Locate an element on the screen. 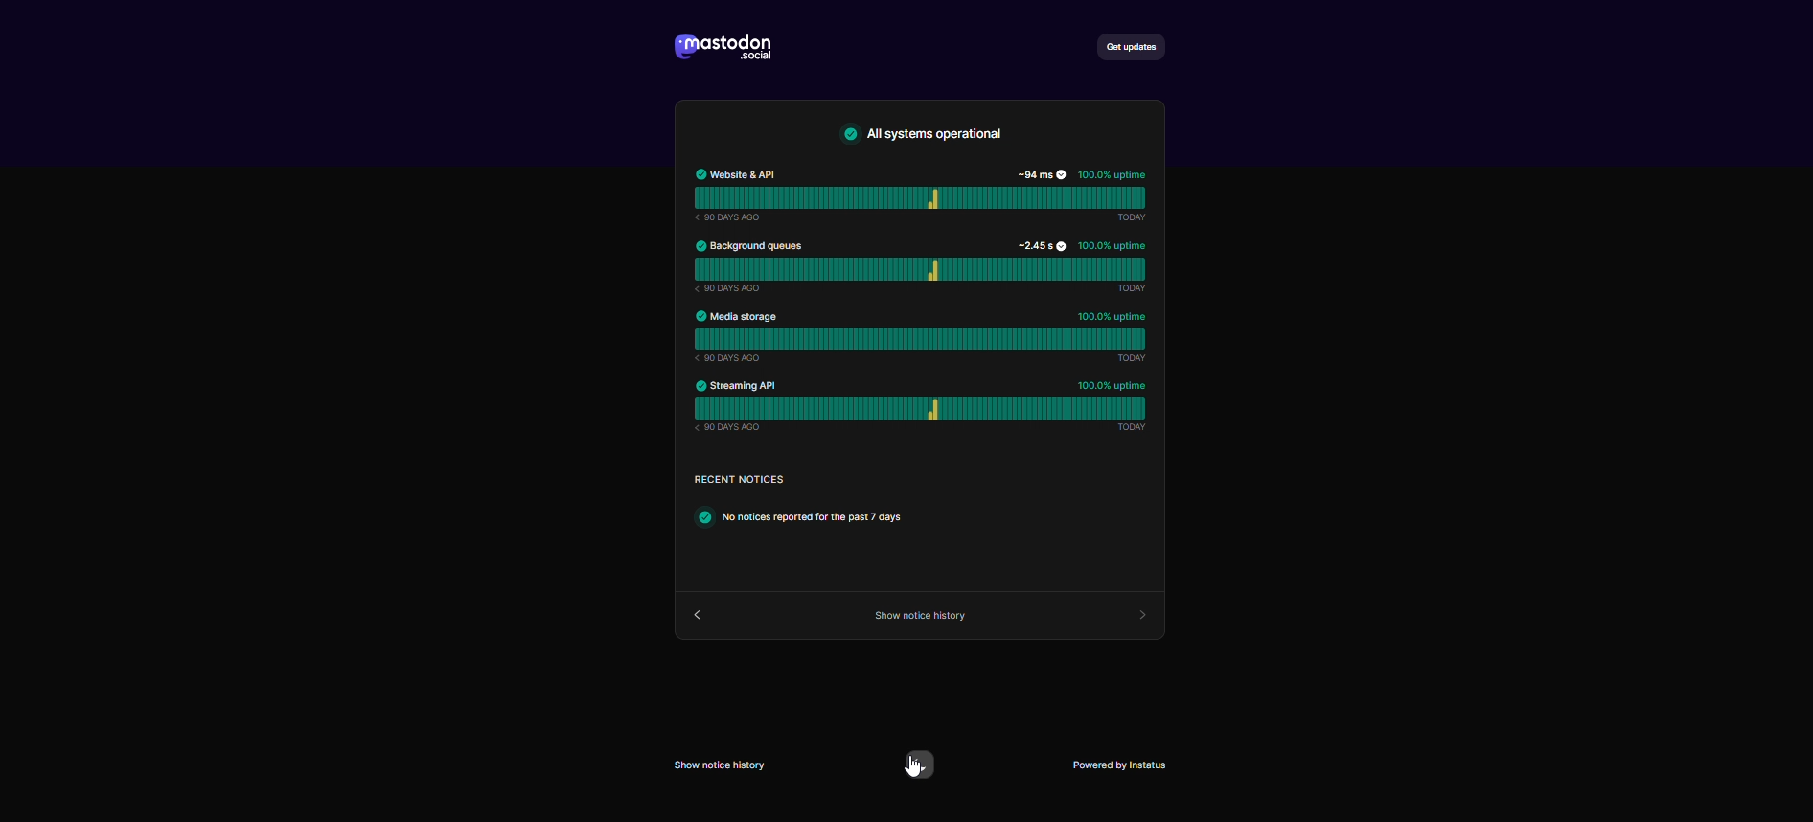 Image resolution: width=1813 pixels, height=822 pixels. text is located at coordinates (743, 477).